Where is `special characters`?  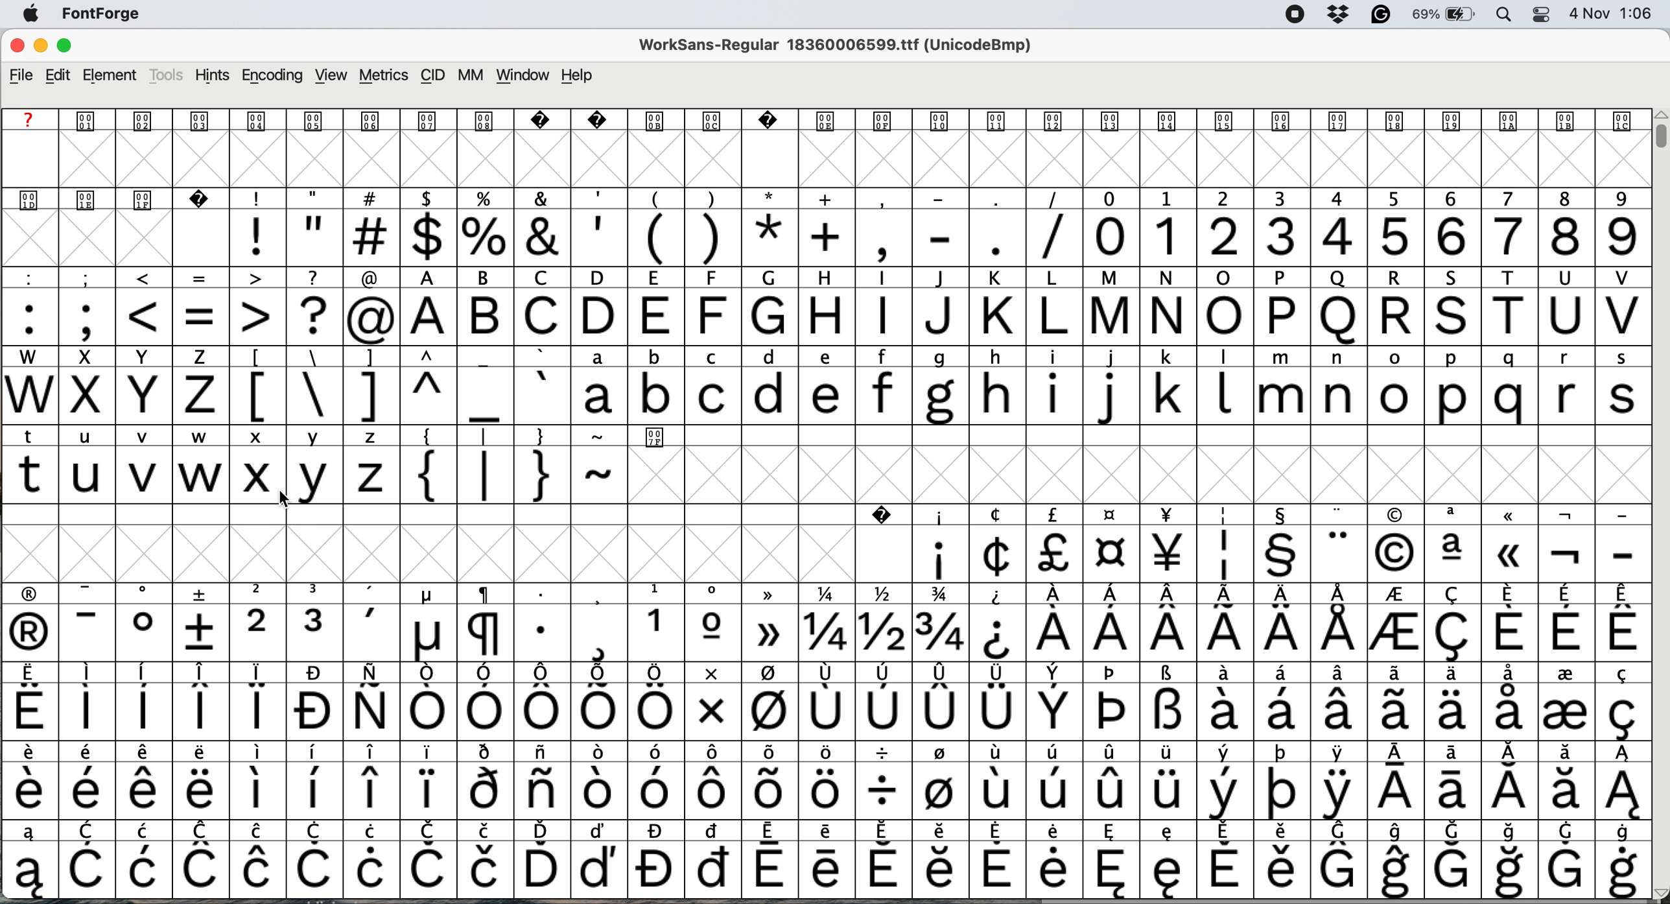
special characters is located at coordinates (829, 829).